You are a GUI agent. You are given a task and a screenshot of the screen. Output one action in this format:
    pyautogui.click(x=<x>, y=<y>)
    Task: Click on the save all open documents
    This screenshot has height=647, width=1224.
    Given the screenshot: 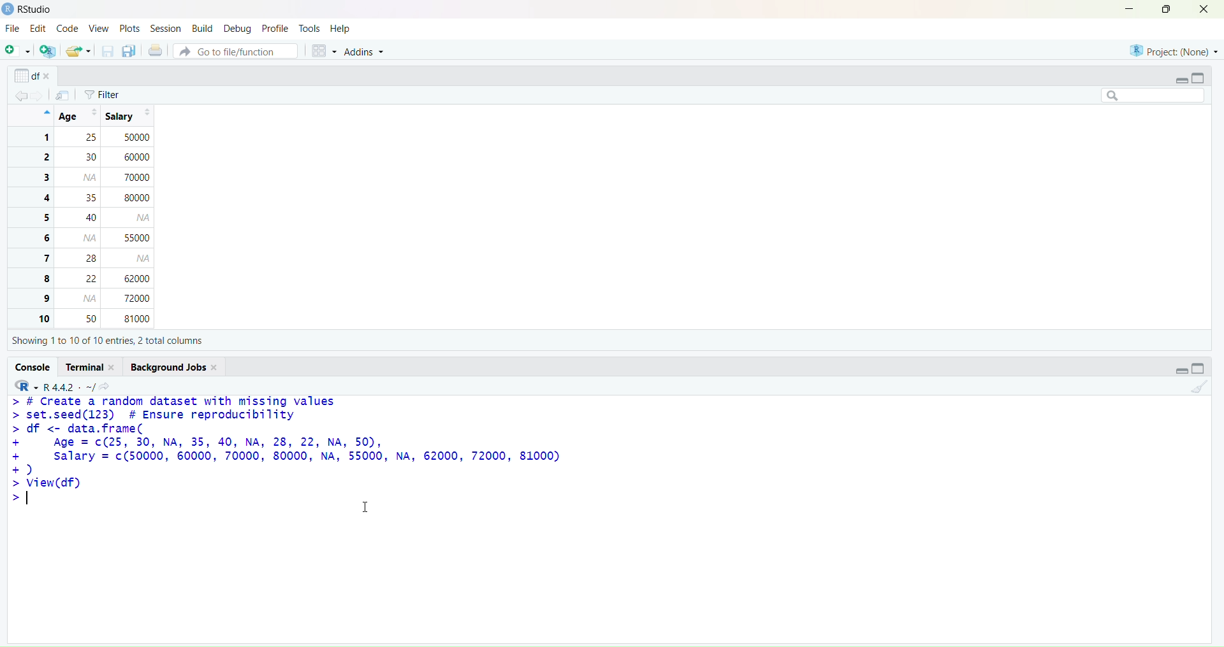 What is the action you would take?
    pyautogui.click(x=129, y=52)
    